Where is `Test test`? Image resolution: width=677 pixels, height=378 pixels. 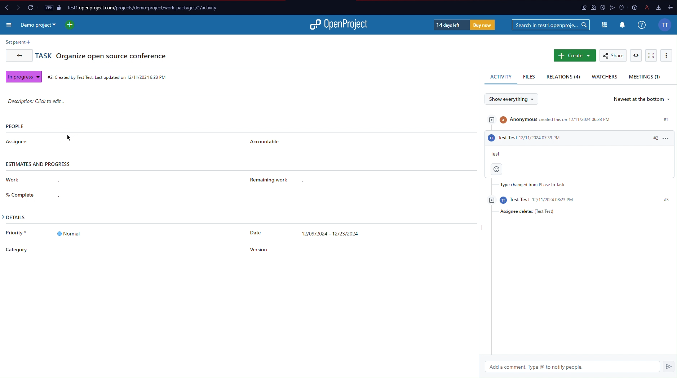
Test test is located at coordinates (526, 138).